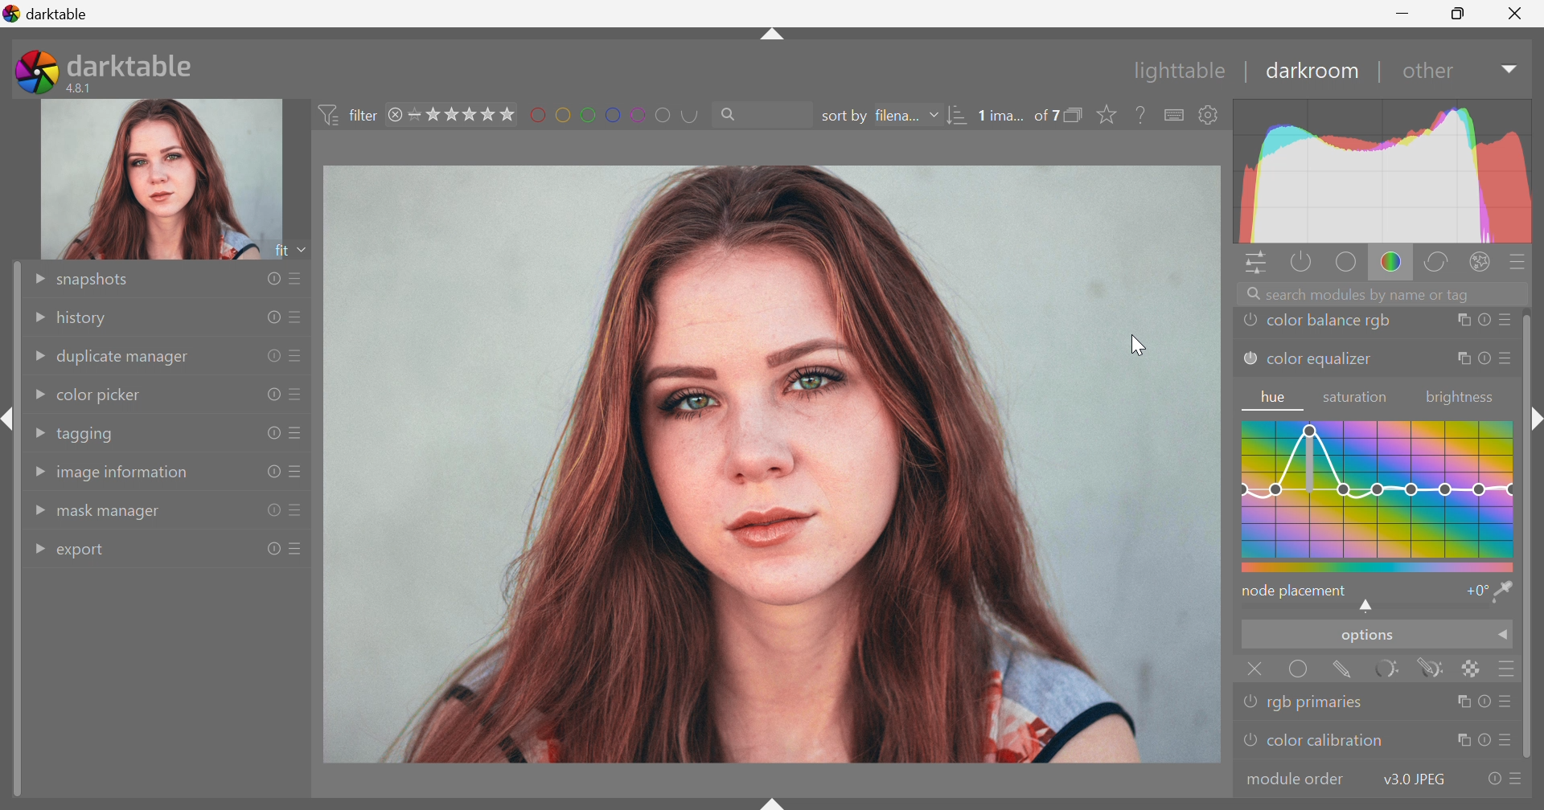  What do you see at coordinates (1461, 321) in the screenshot?
I see `multiple instance actions` at bounding box center [1461, 321].